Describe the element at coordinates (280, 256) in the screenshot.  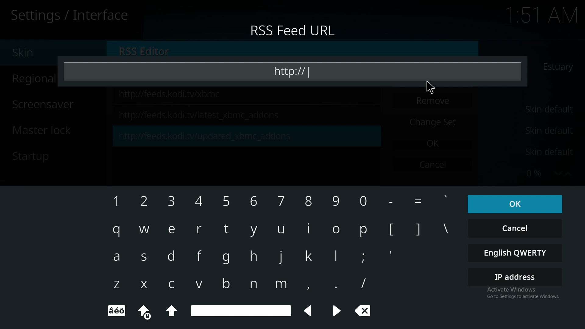
I see `keyboard Input` at that location.